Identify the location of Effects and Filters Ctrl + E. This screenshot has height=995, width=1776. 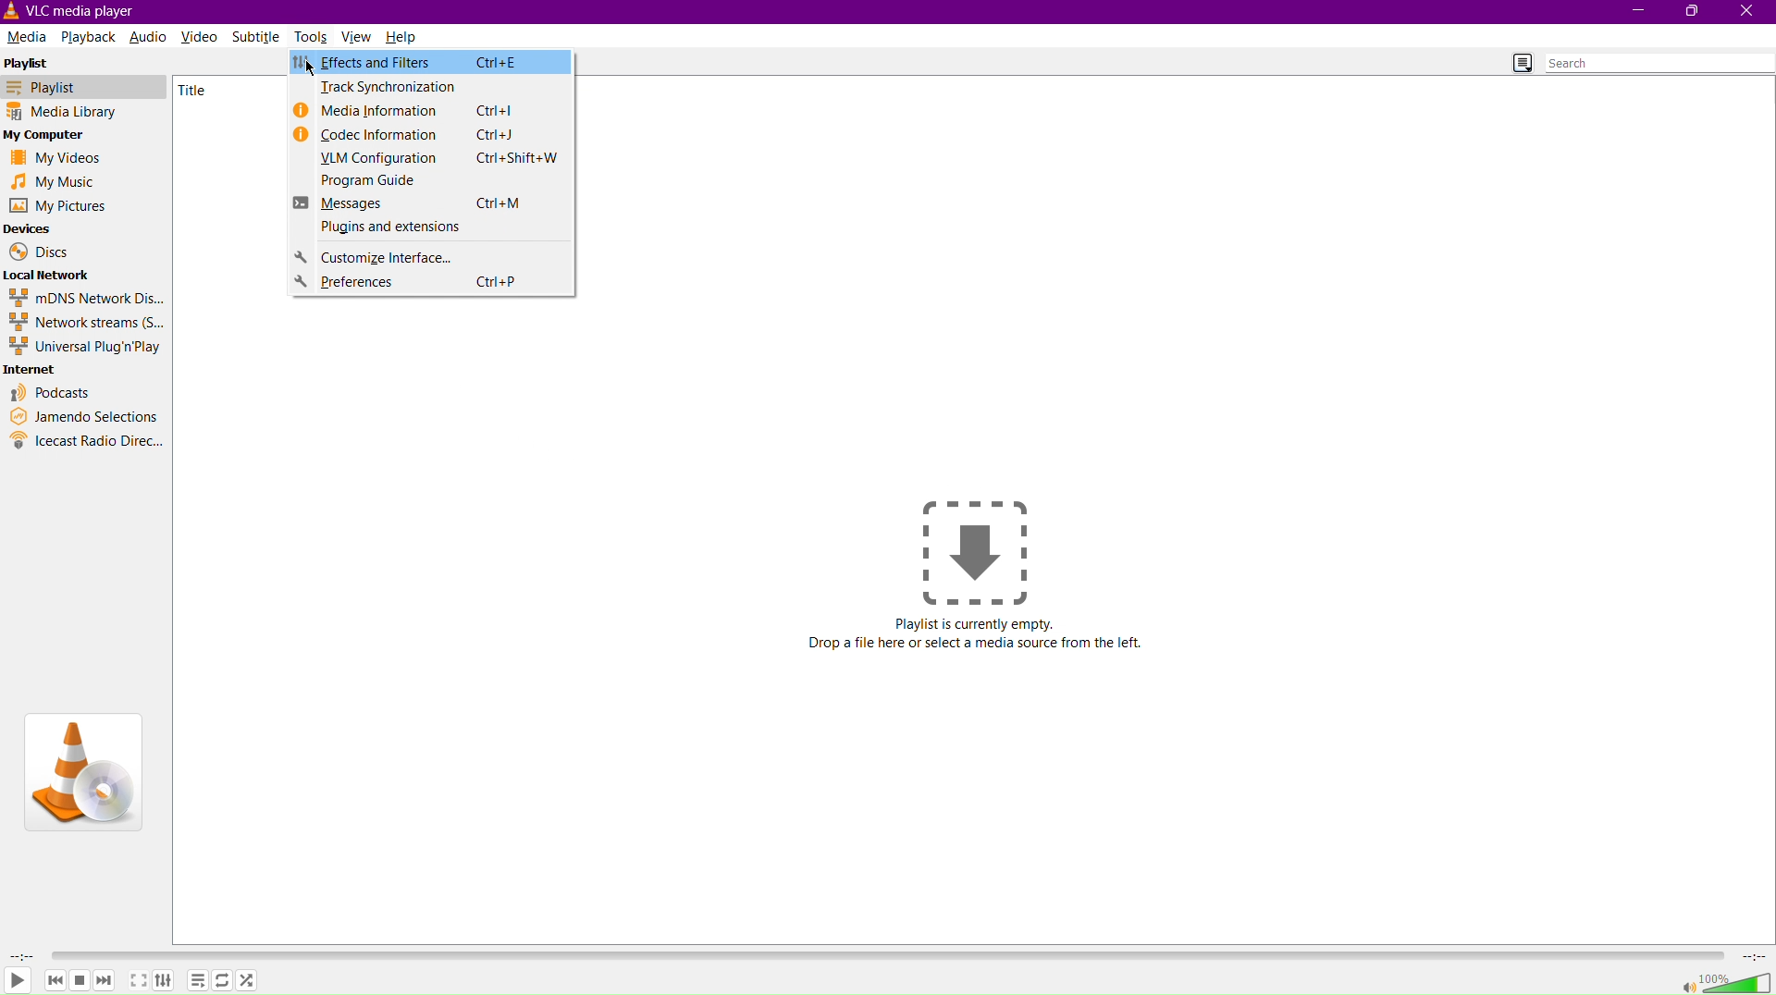
(434, 63).